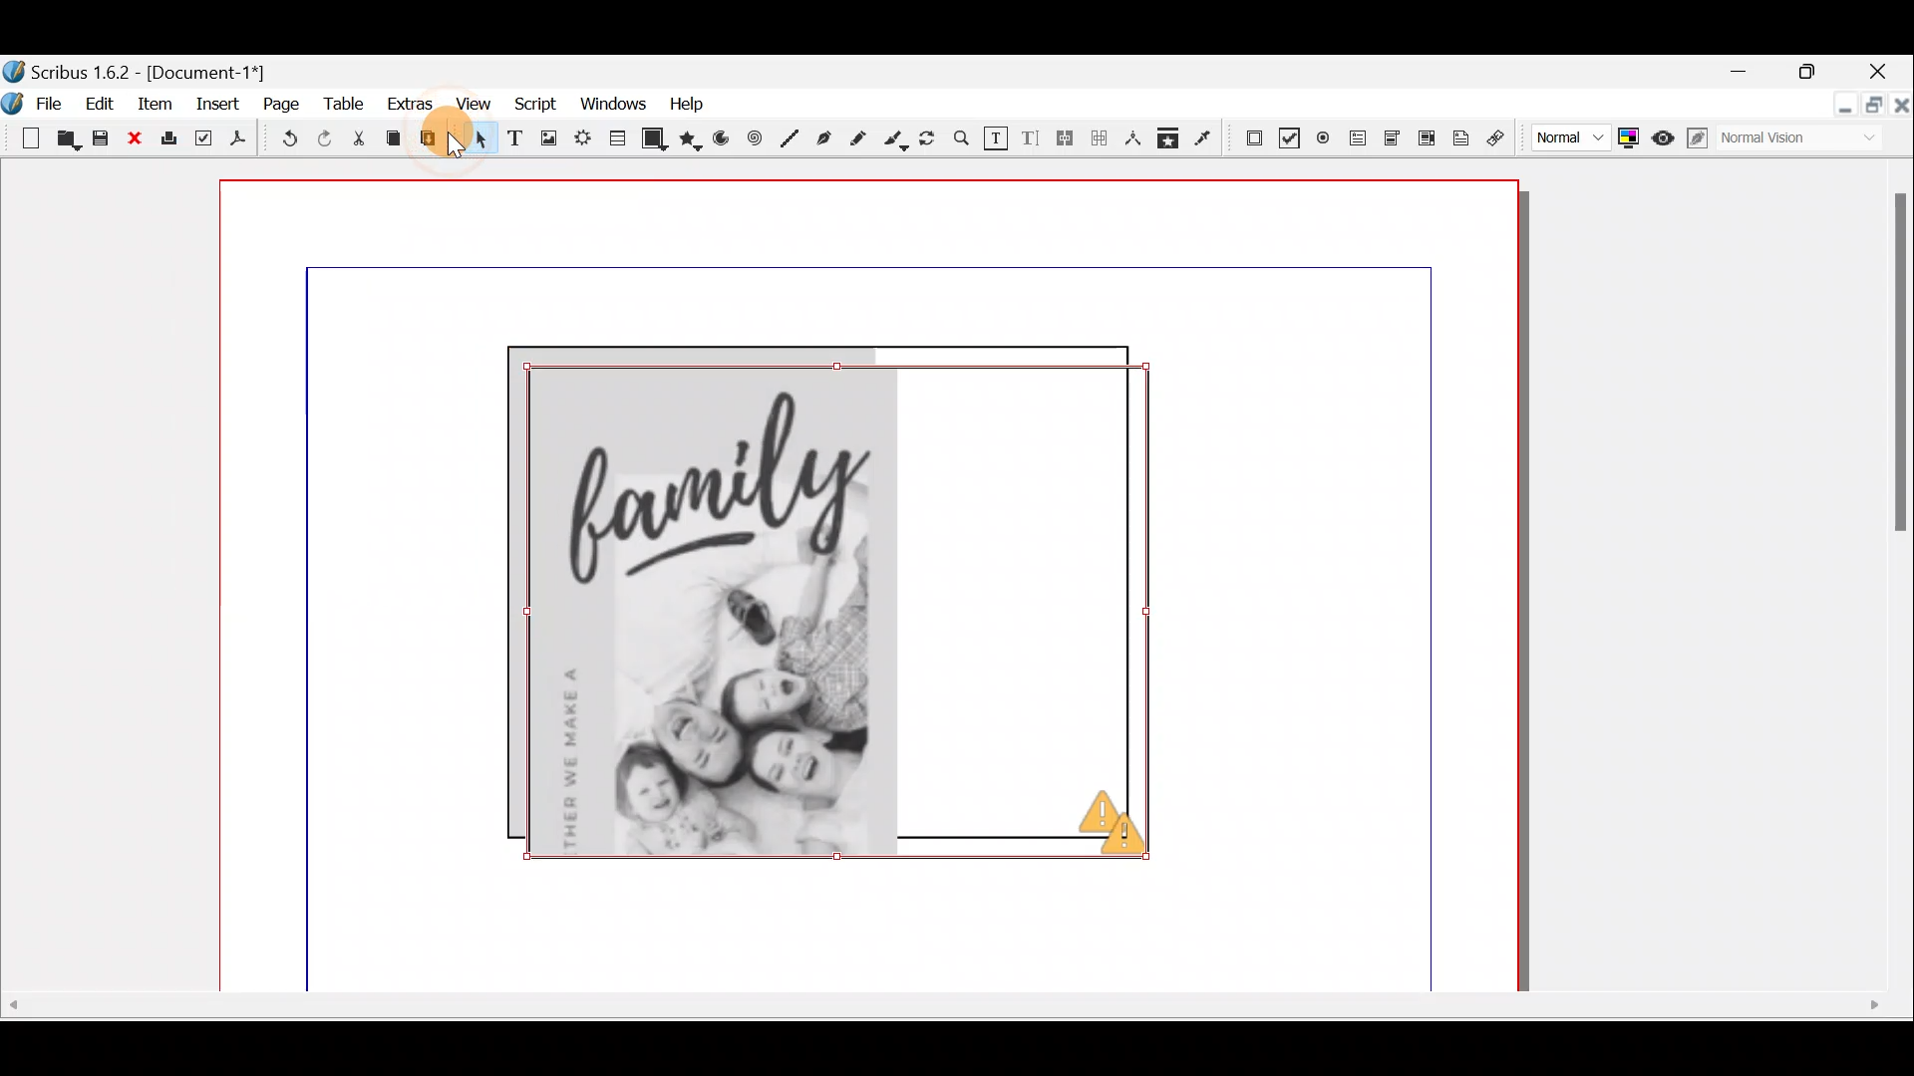 This screenshot has height=1076, width=1914. Describe the element at coordinates (534, 104) in the screenshot. I see `Script` at that location.